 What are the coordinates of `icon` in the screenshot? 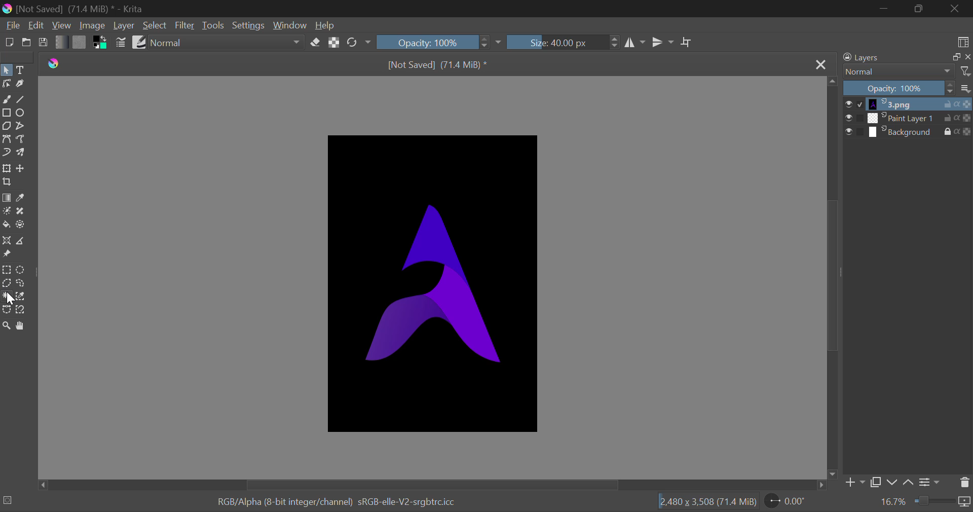 It's located at (965, 501).